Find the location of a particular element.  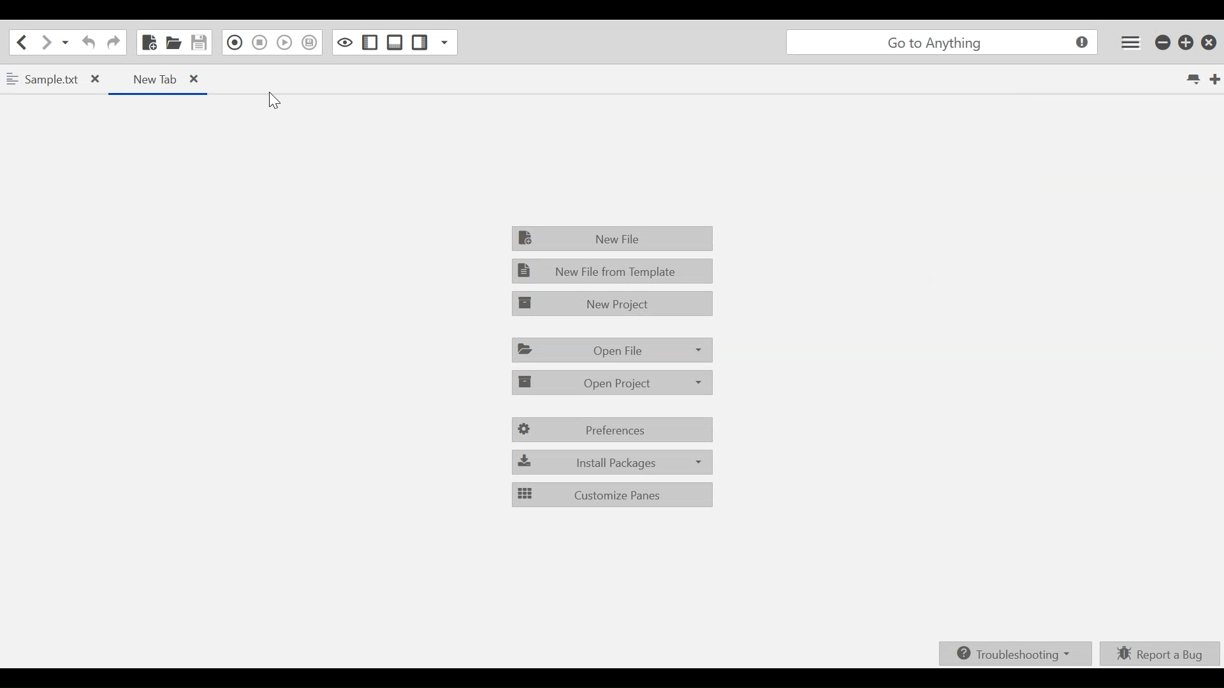

Show/Hide Right Pane is located at coordinates (420, 42).